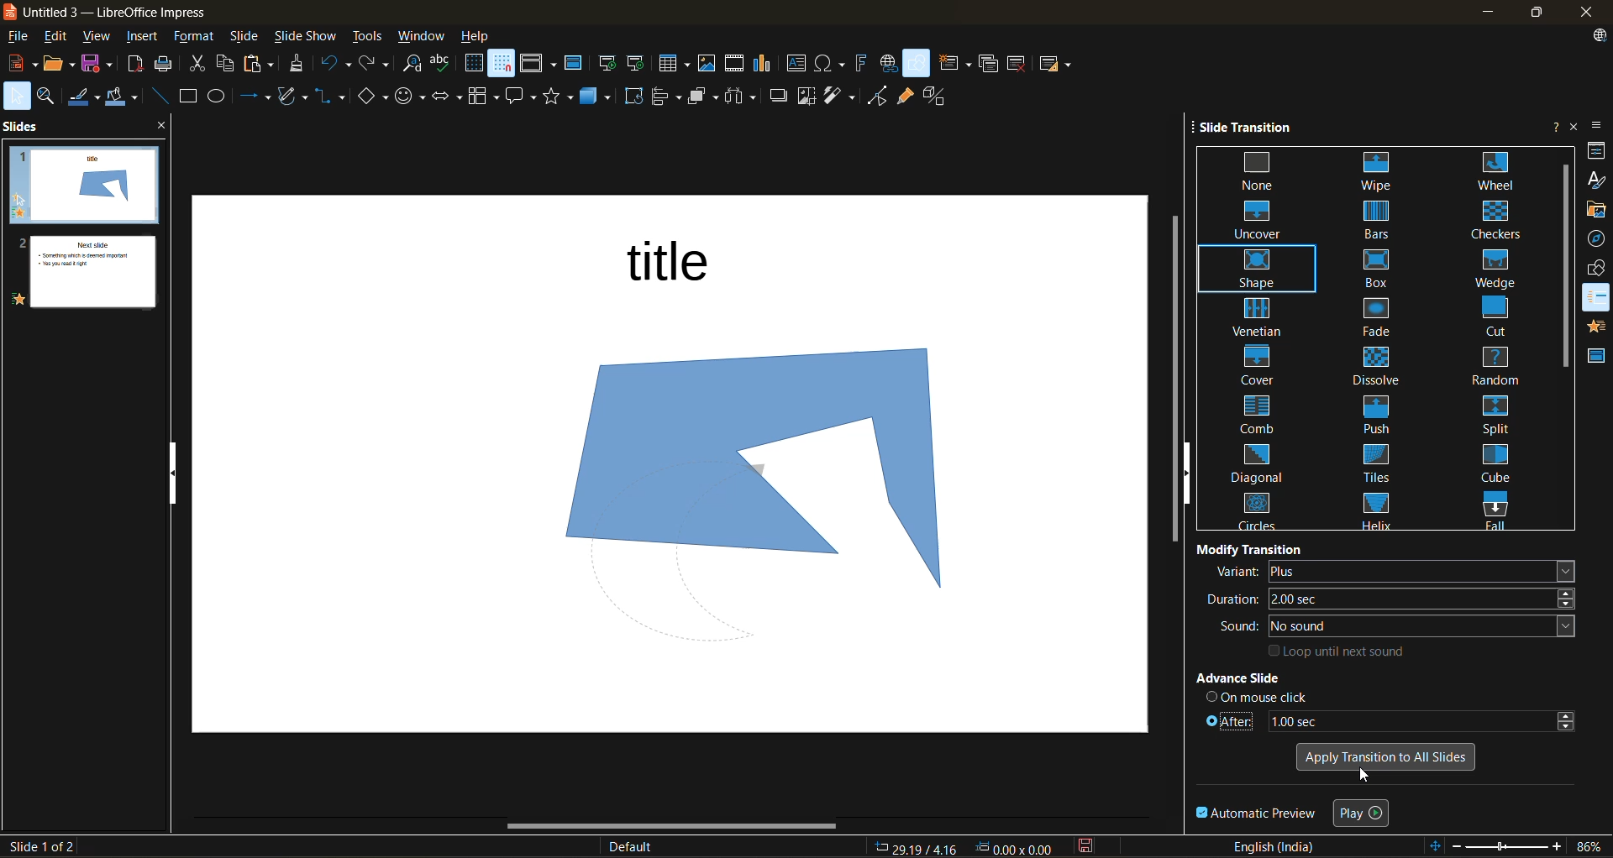  What do you see at coordinates (1598, 271) in the screenshot?
I see `shapes` at bounding box center [1598, 271].